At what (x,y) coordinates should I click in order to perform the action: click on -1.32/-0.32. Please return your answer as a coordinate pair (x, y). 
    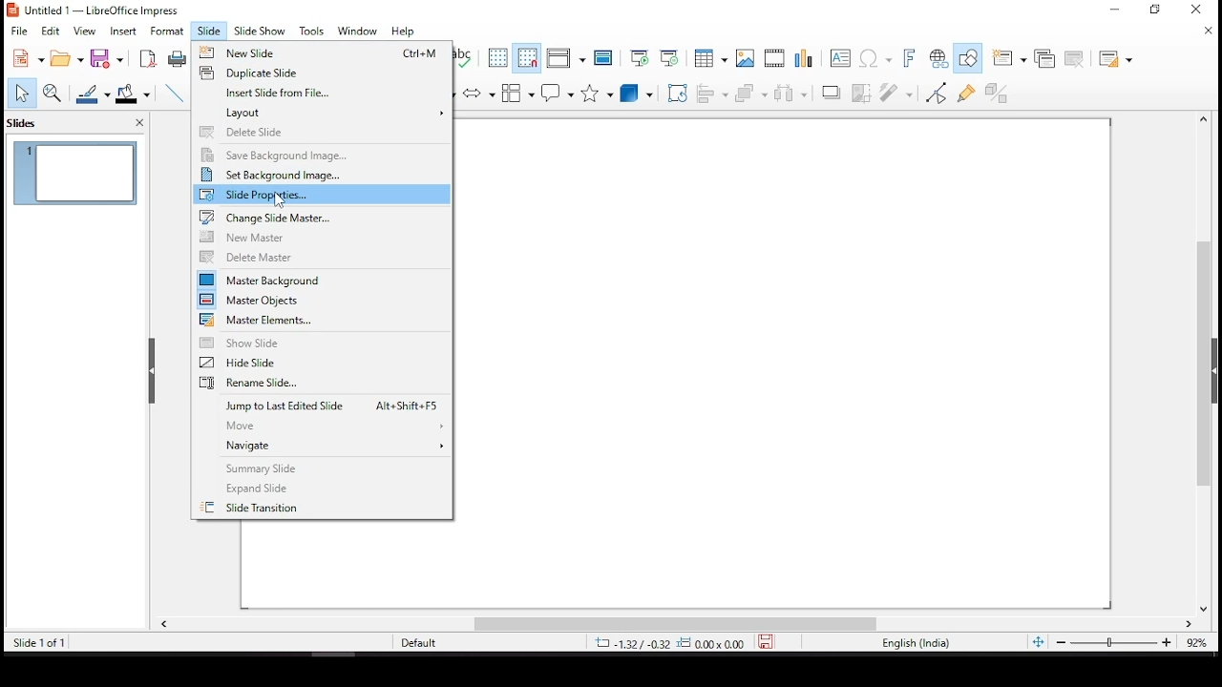
    Looking at the image, I should click on (630, 643).